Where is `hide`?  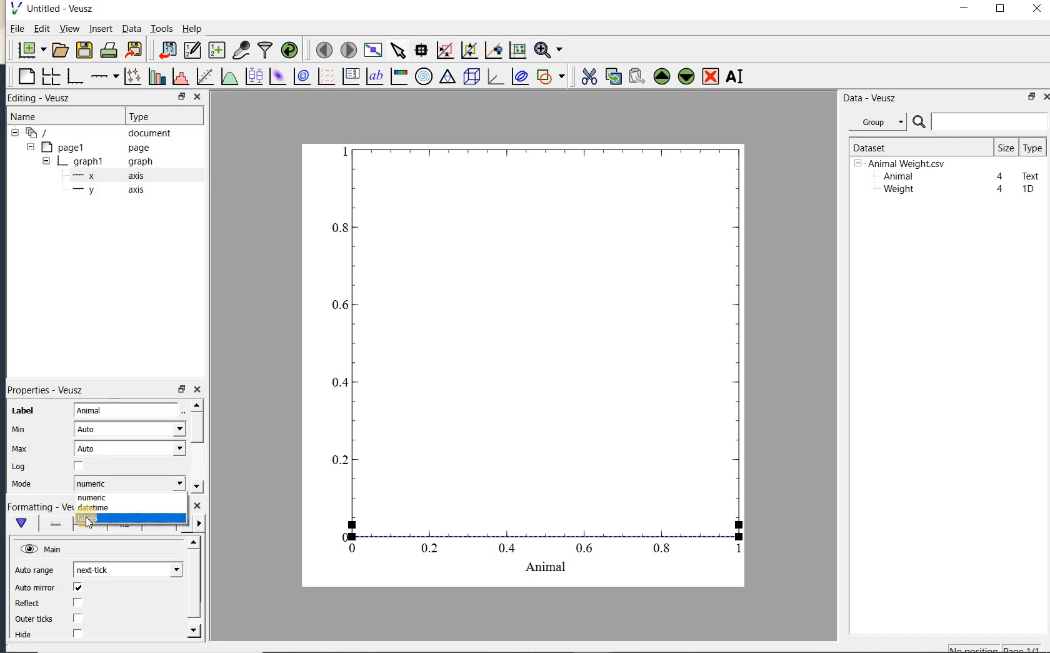 hide is located at coordinates (31, 635).